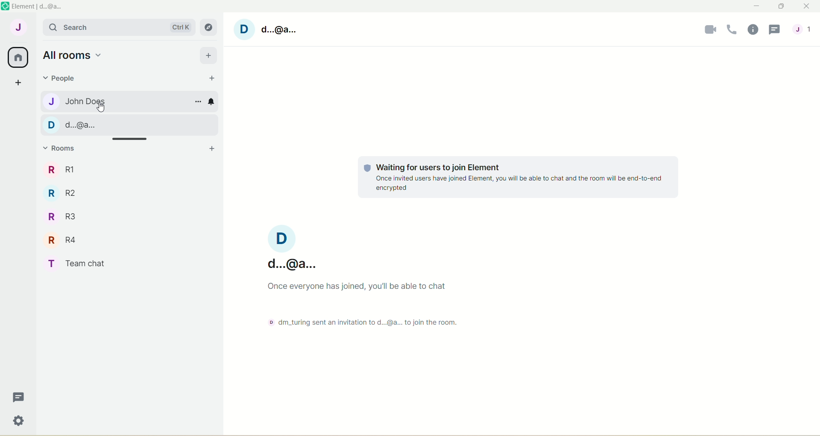 The height and width of the screenshot is (436, 820). What do you see at coordinates (806, 29) in the screenshot?
I see `people` at bounding box center [806, 29].